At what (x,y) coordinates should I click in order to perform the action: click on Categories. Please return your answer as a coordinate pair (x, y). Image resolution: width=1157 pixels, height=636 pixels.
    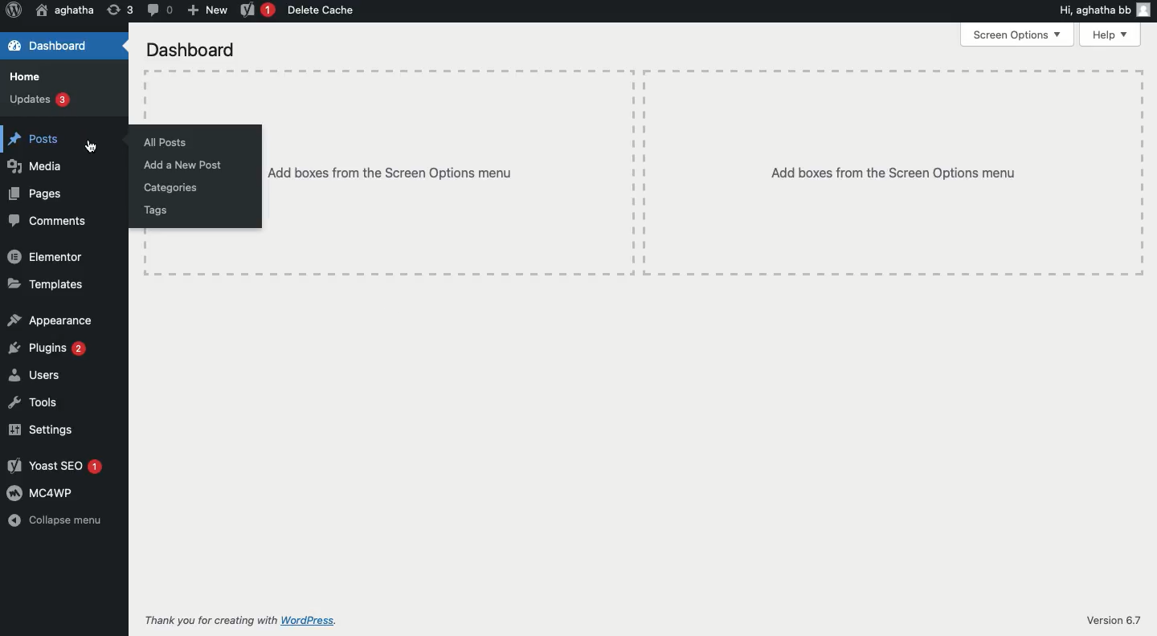
    Looking at the image, I should click on (167, 187).